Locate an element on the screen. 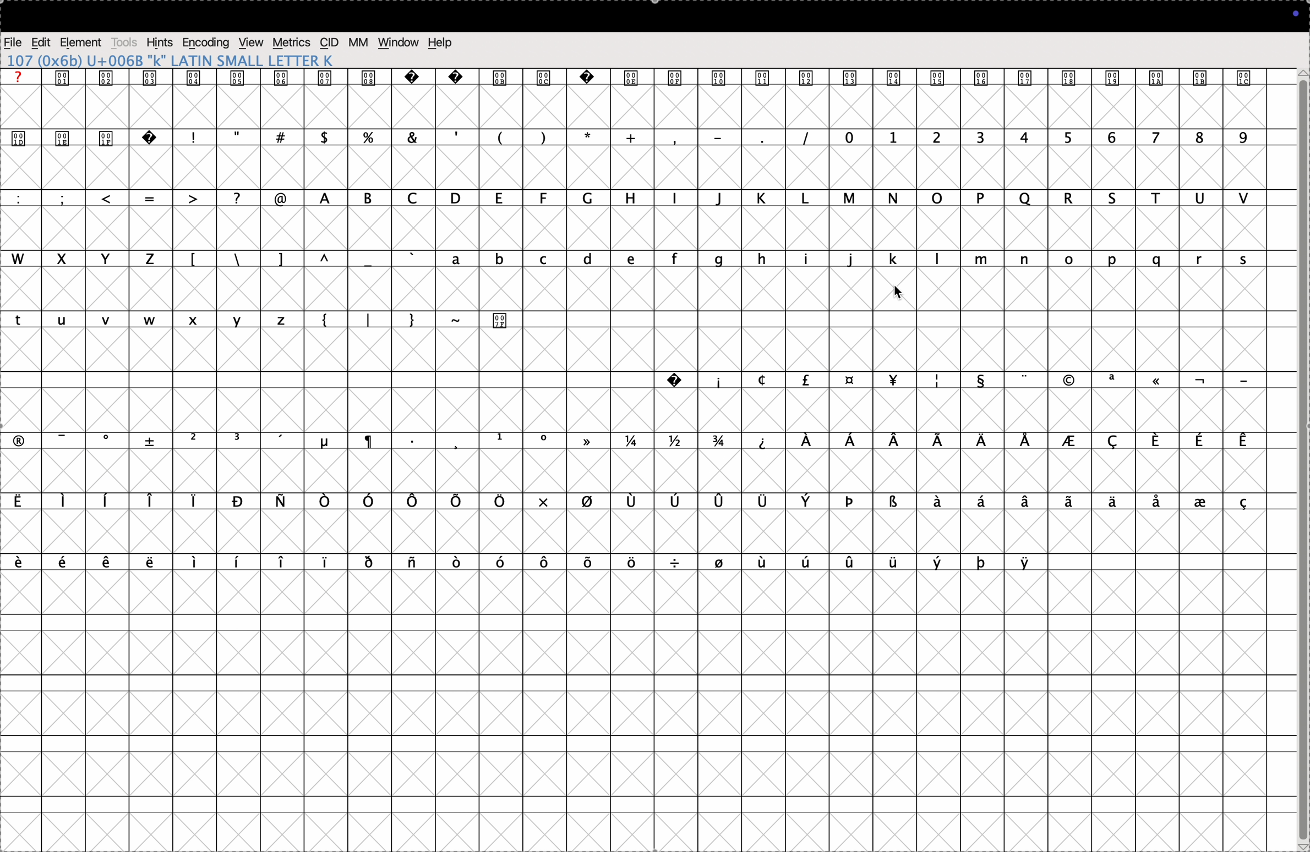 The height and width of the screenshot is (852, 1310). g is located at coordinates (591, 199).